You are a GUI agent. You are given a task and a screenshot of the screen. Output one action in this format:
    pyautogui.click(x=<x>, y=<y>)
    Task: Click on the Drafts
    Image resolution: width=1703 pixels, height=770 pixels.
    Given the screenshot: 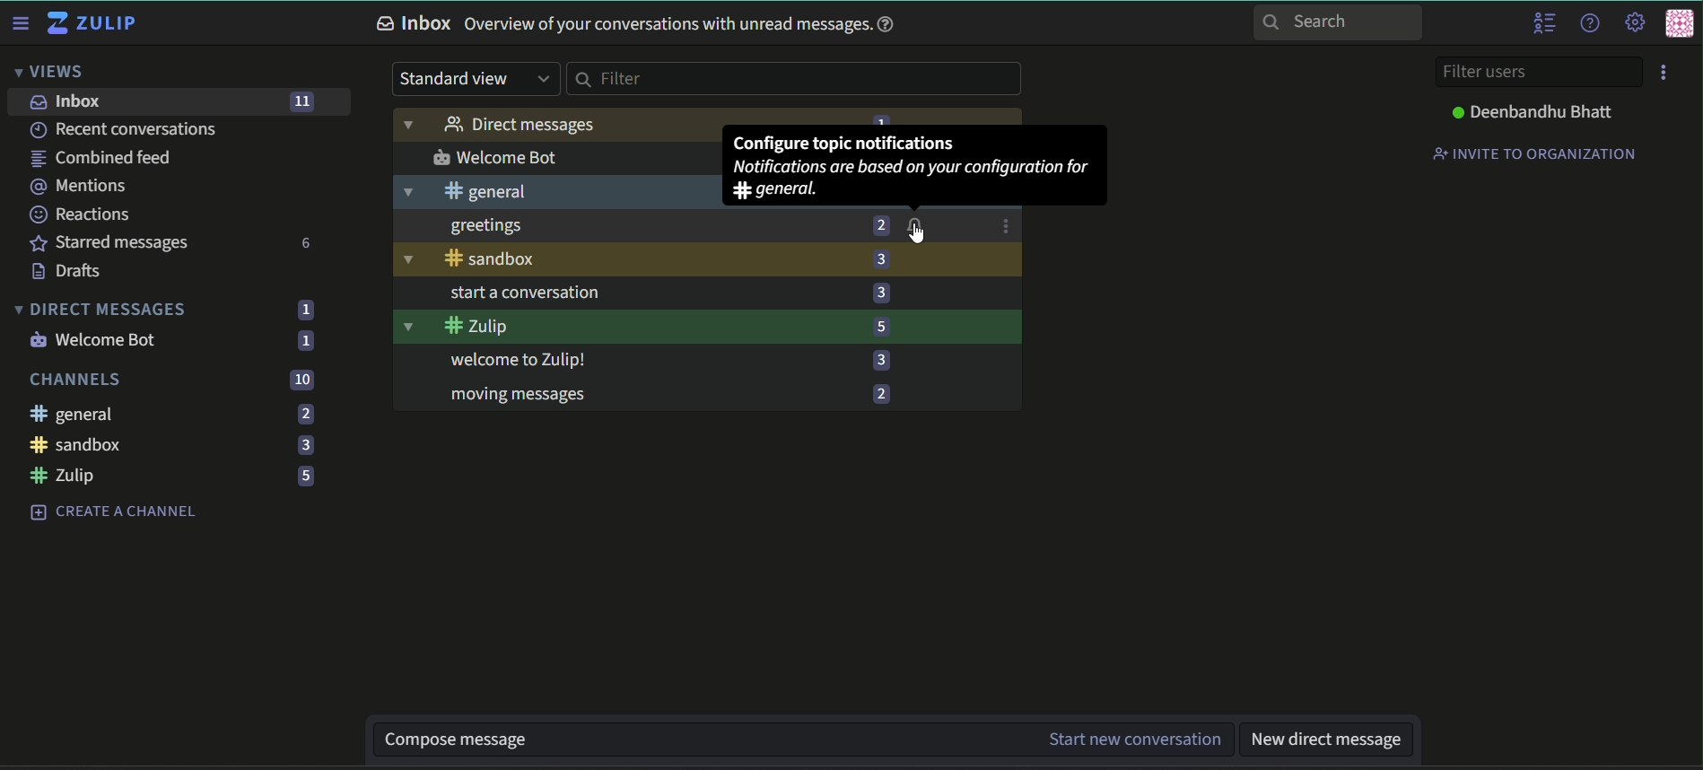 What is the action you would take?
    pyautogui.click(x=74, y=270)
    